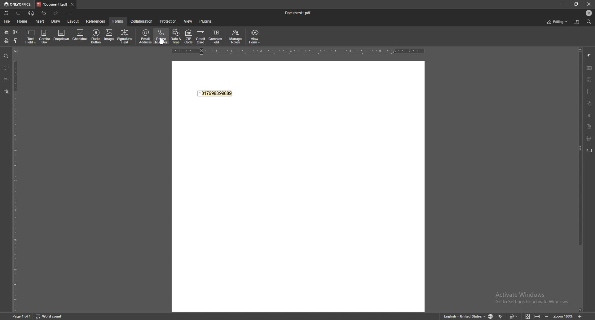  What do you see at coordinates (96, 37) in the screenshot?
I see `radio button` at bounding box center [96, 37].